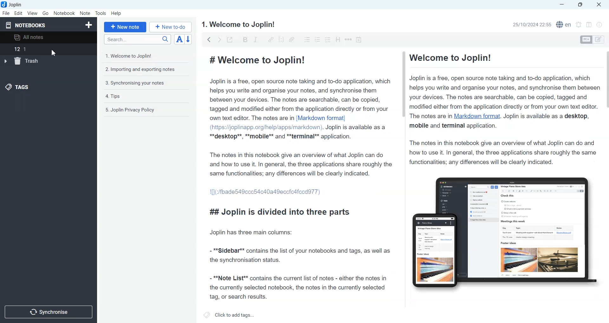  I want to click on Toggle external editing, so click(229, 40).